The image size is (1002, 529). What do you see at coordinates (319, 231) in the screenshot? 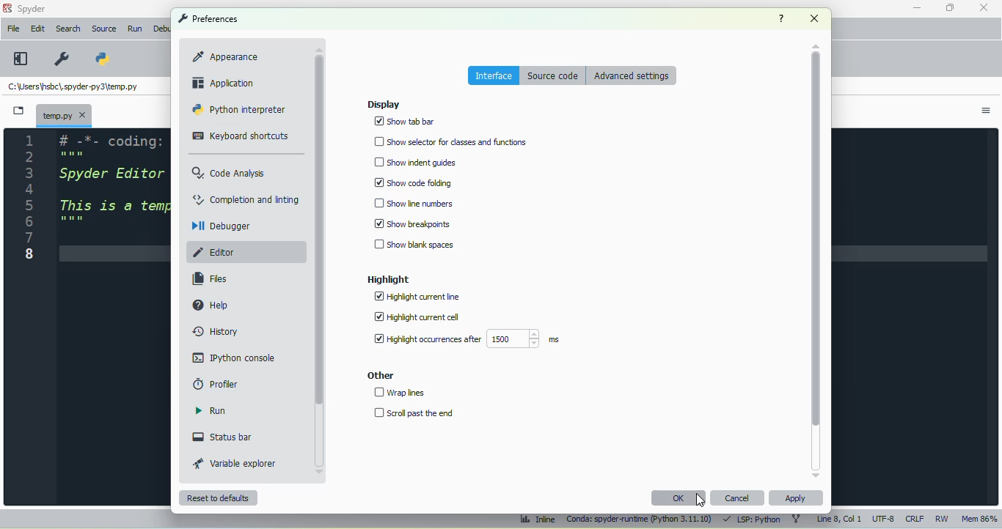
I see `vertical scroll bar` at bounding box center [319, 231].